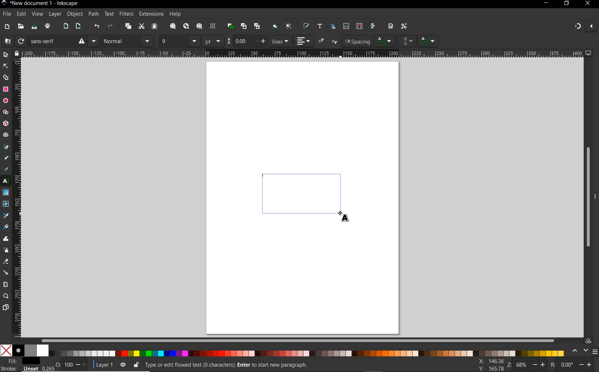 The image size is (599, 372). What do you see at coordinates (37, 14) in the screenshot?
I see `view` at bounding box center [37, 14].